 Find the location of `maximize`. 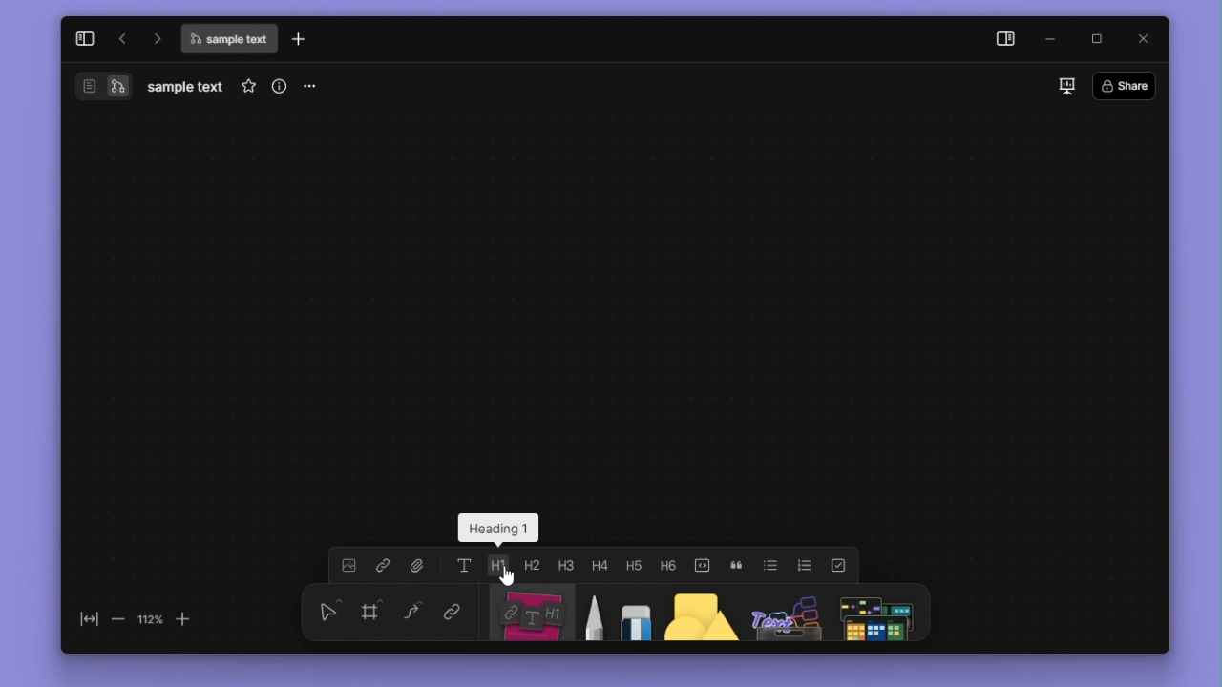

maximize is located at coordinates (1096, 39).